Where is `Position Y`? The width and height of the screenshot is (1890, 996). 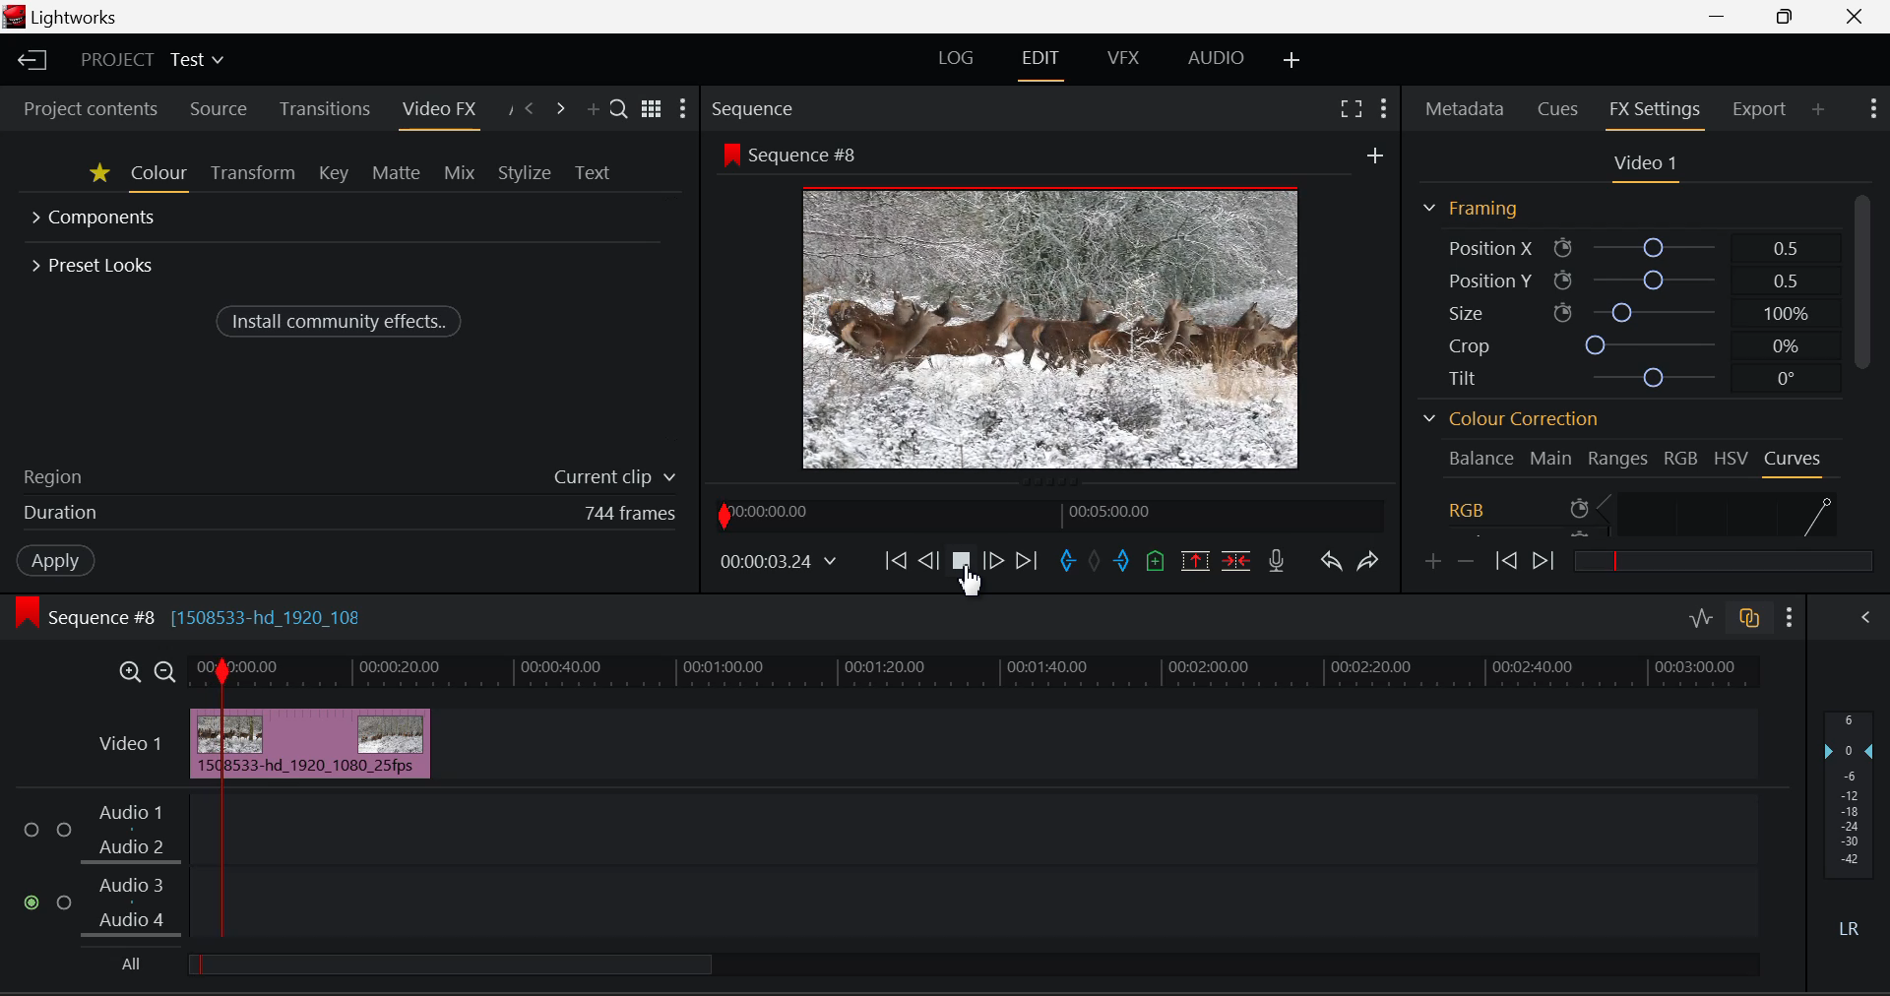
Position Y is located at coordinates (1625, 279).